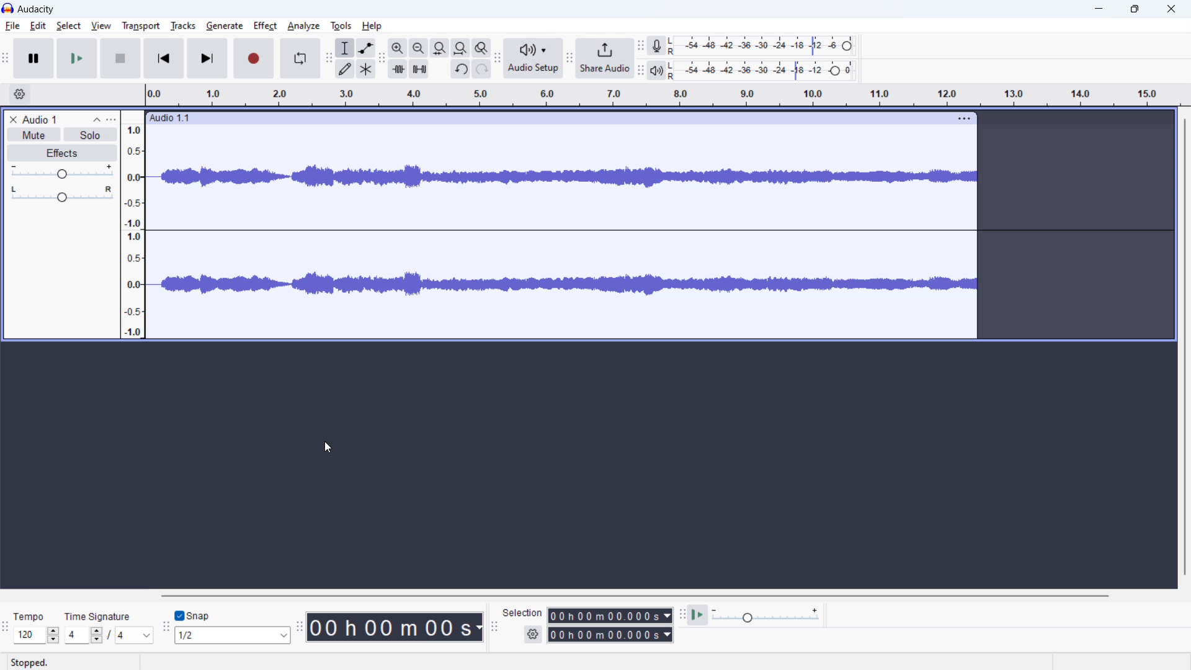  Describe the element at coordinates (13, 26) in the screenshot. I see `file` at that location.